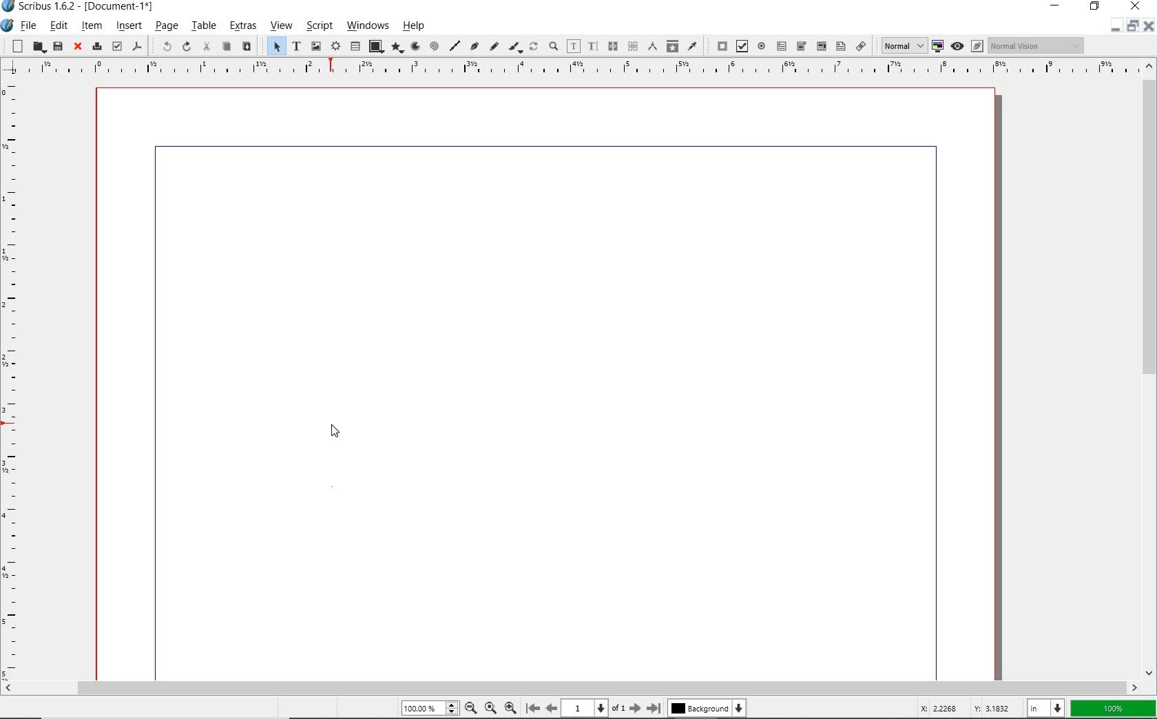 This screenshot has height=719, width=1157. What do you see at coordinates (428, 709) in the screenshot?
I see `100%` at bounding box center [428, 709].